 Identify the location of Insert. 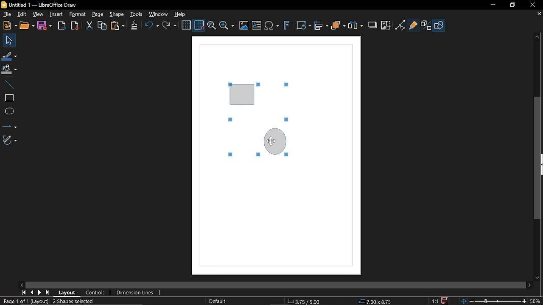
(56, 15).